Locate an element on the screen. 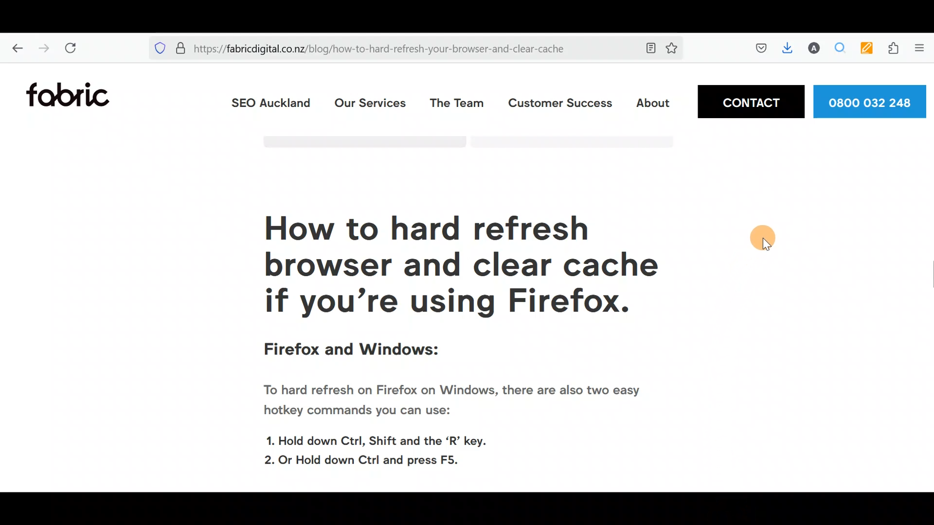  Contact is located at coordinates (750, 101).